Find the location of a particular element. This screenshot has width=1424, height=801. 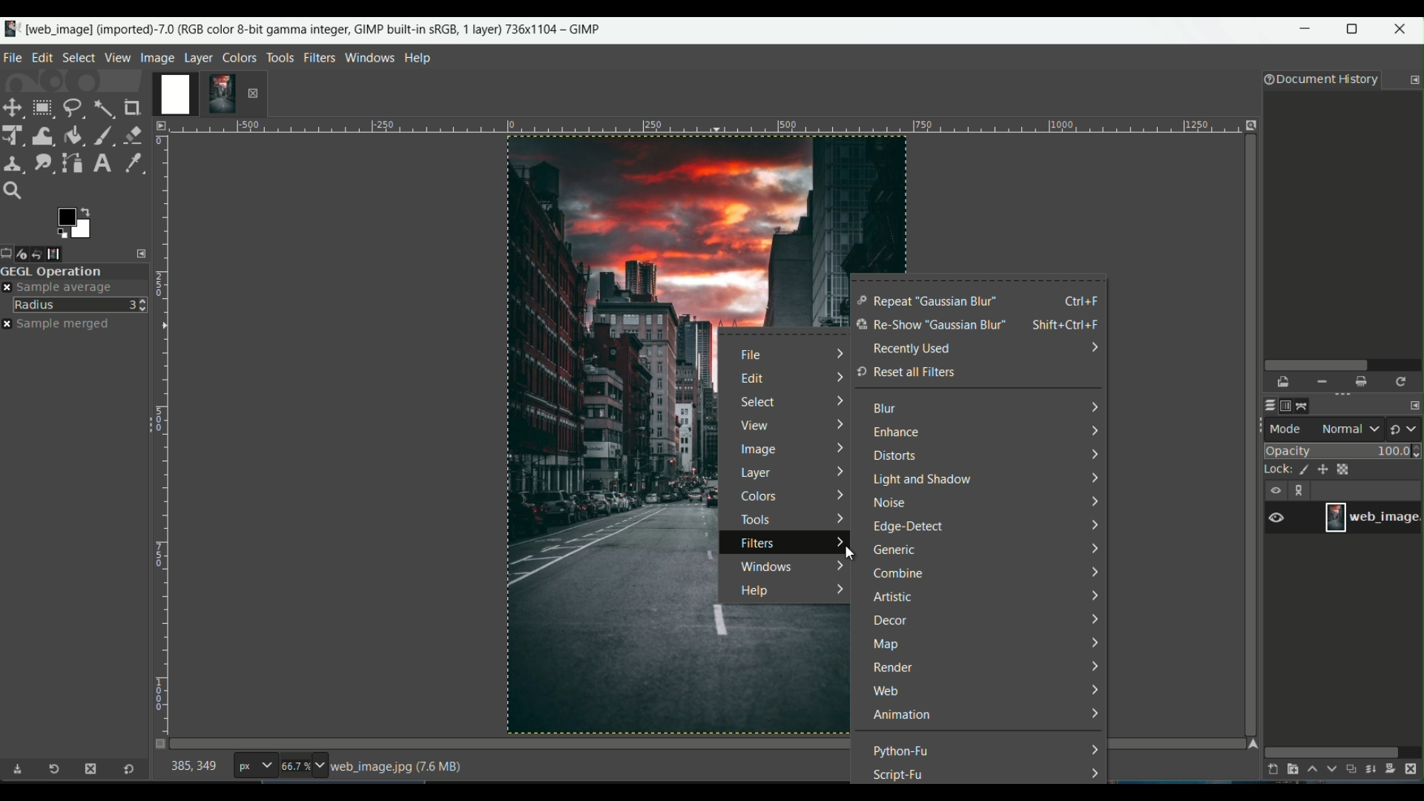

delete this layer is located at coordinates (1415, 768).